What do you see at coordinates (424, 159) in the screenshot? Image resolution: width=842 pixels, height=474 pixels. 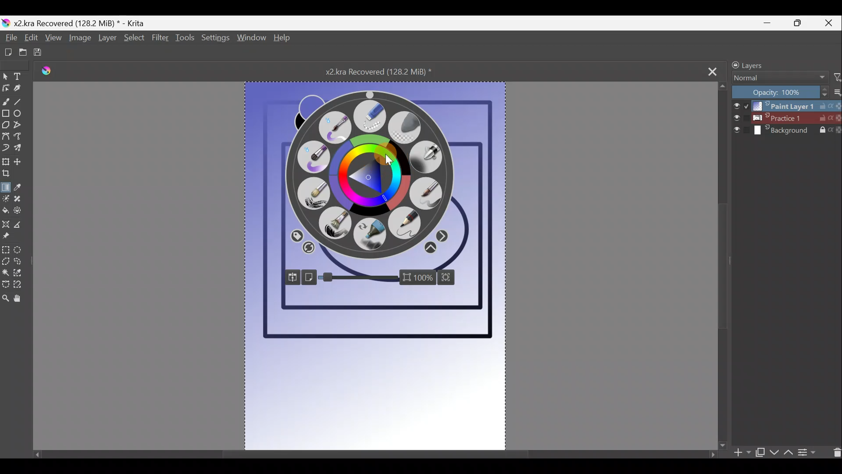 I see `Airbrush soft` at bounding box center [424, 159].